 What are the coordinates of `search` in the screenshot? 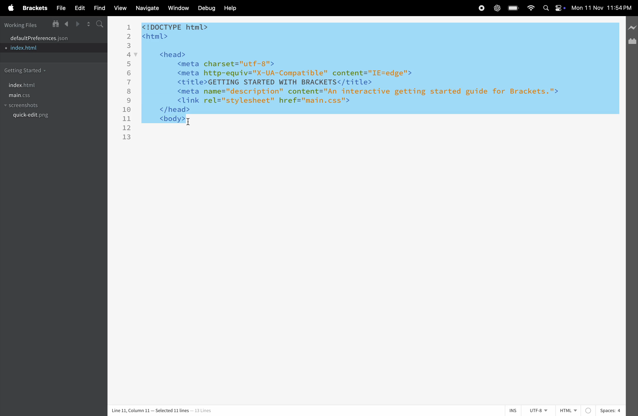 It's located at (99, 25).